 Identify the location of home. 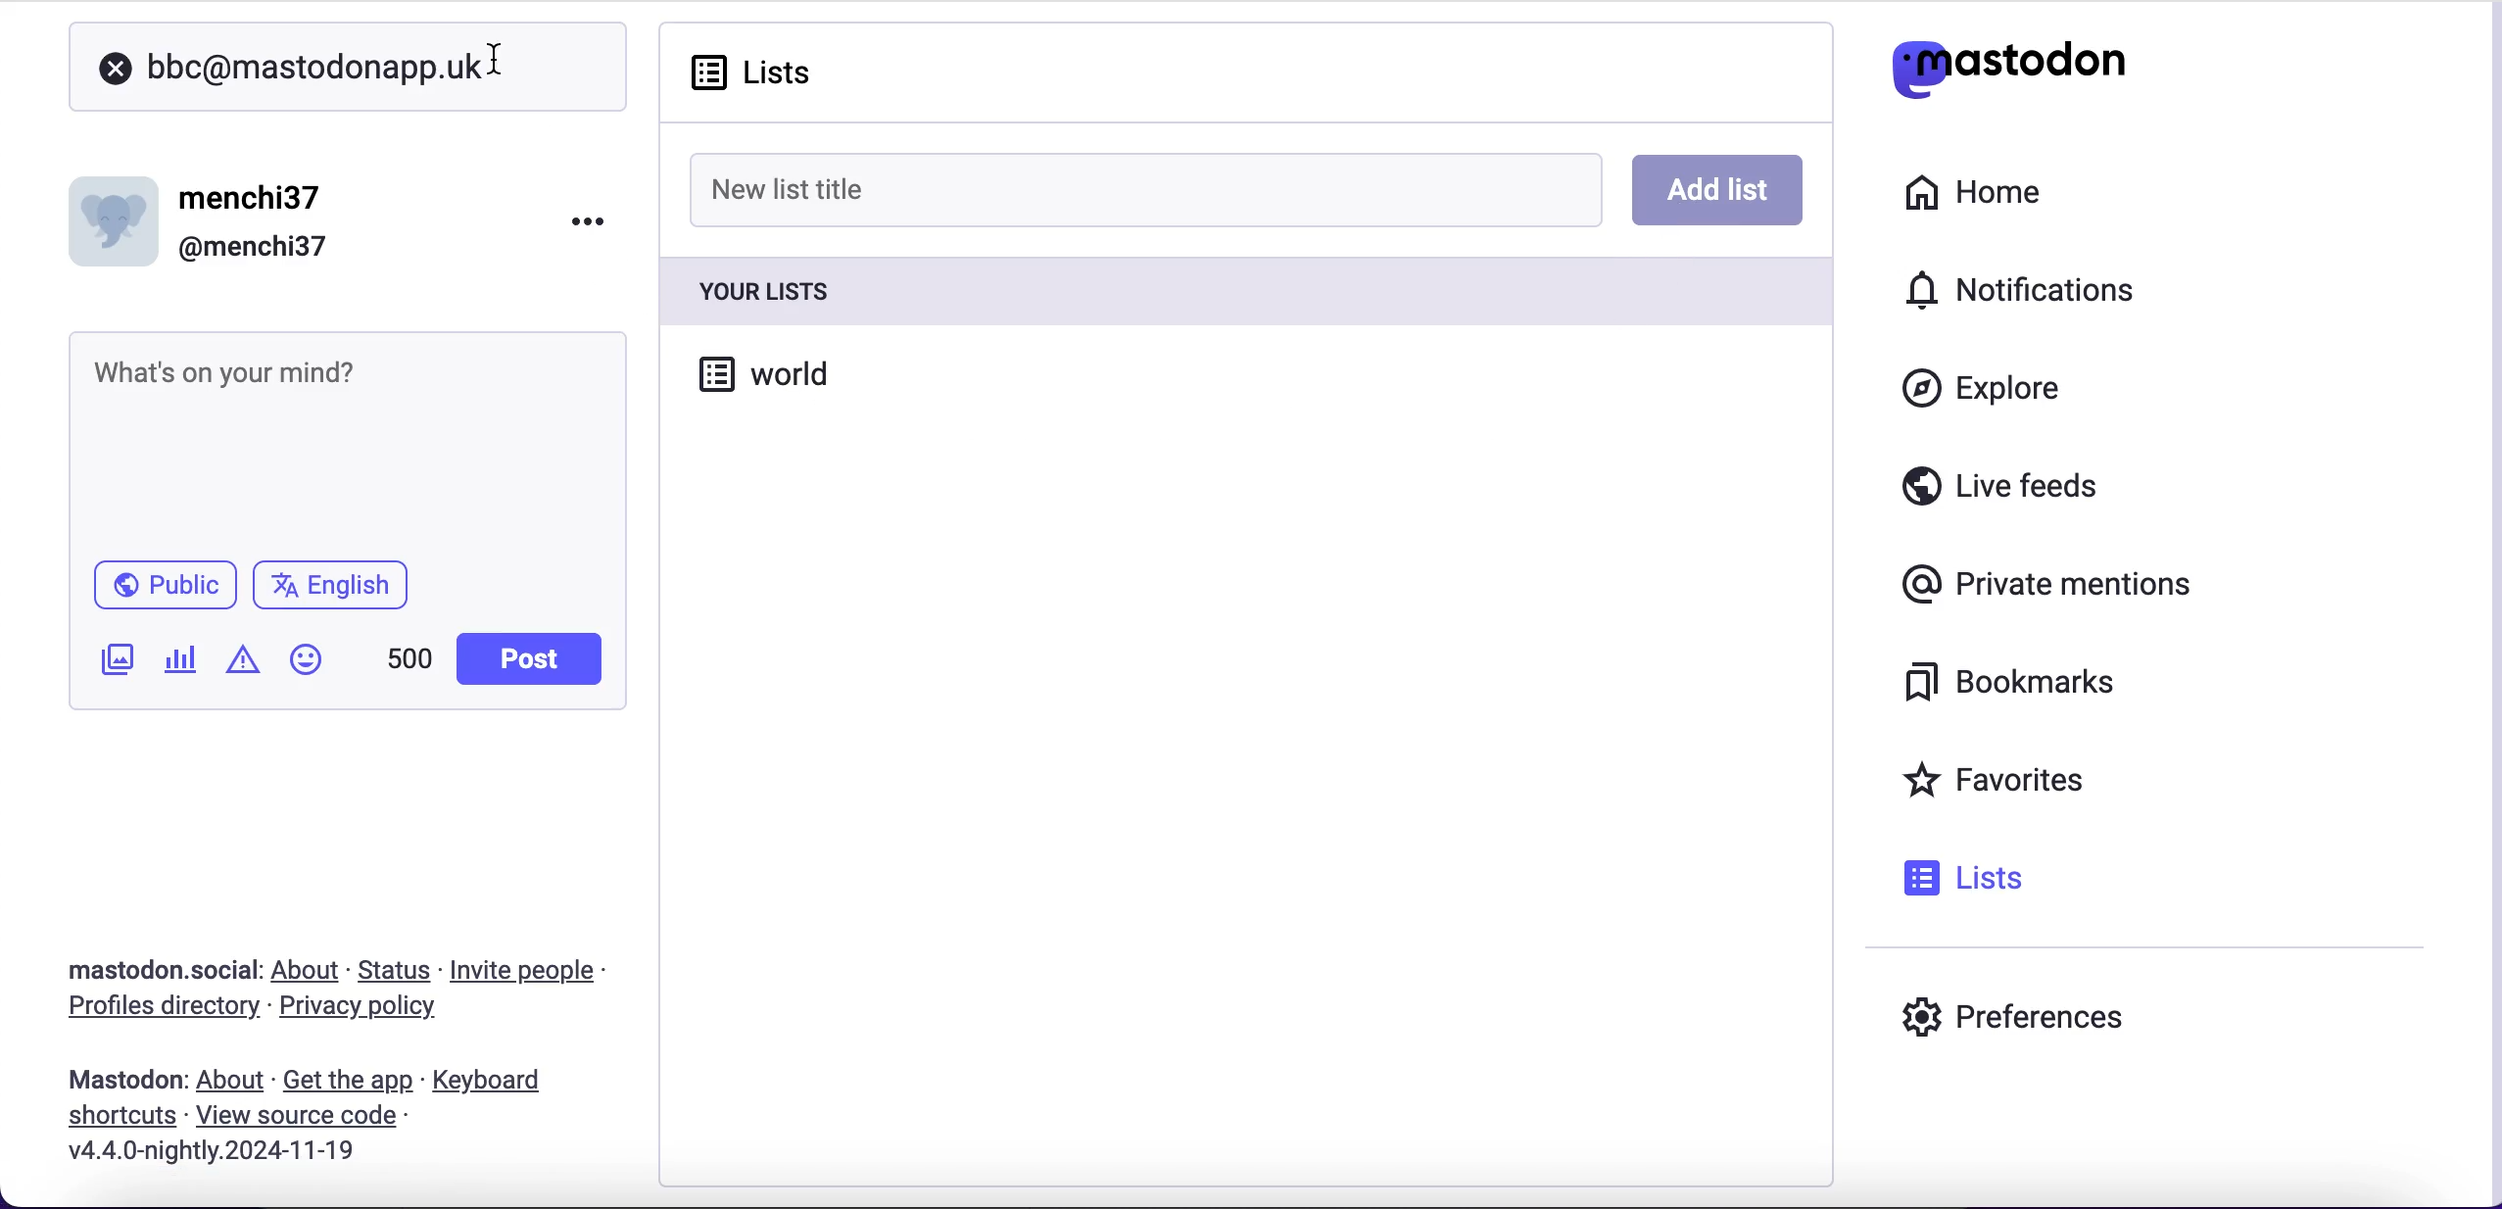
(1969, 193).